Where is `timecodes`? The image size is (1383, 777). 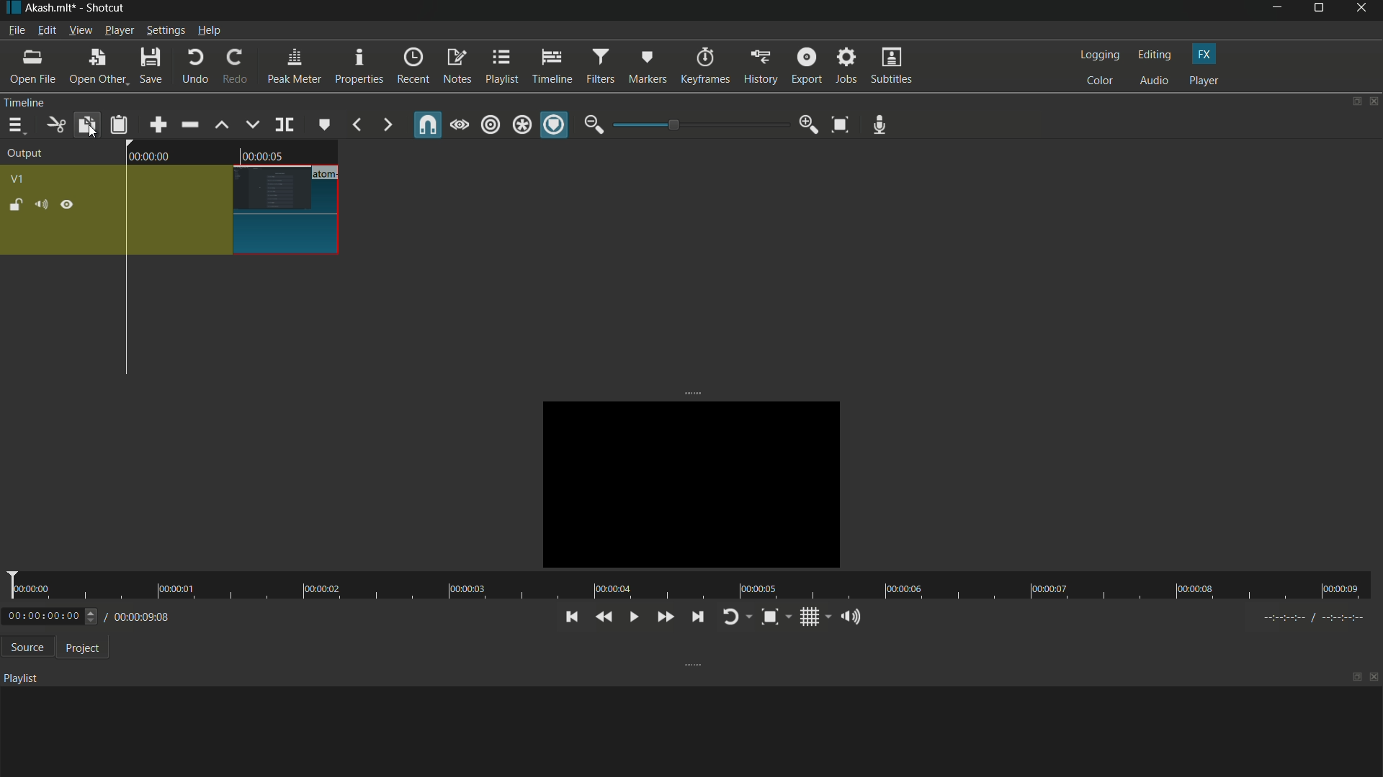 timecodes is located at coordinates (1321, 617).